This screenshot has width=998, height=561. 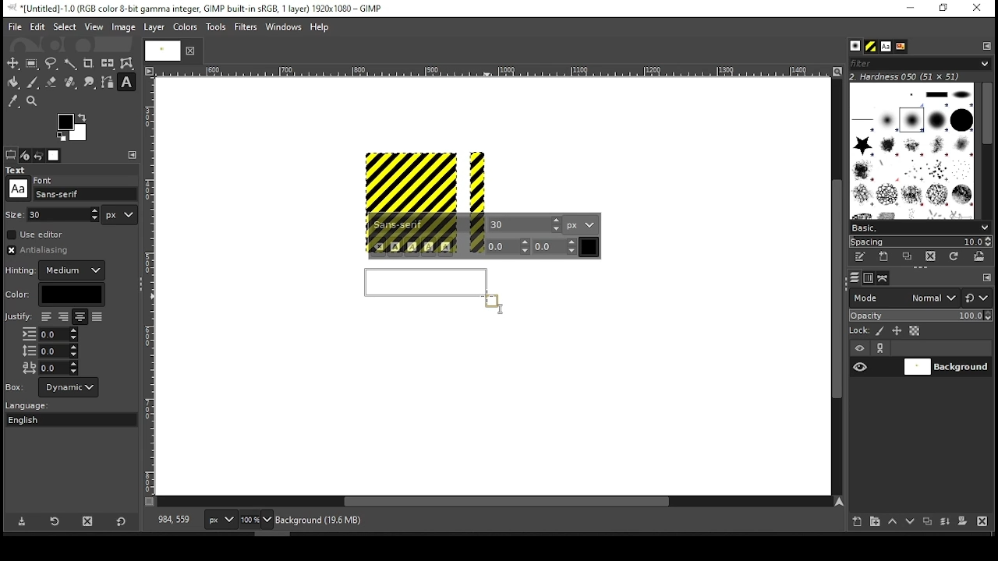 I want to click on crop  tool, so click(x=88, y=64).